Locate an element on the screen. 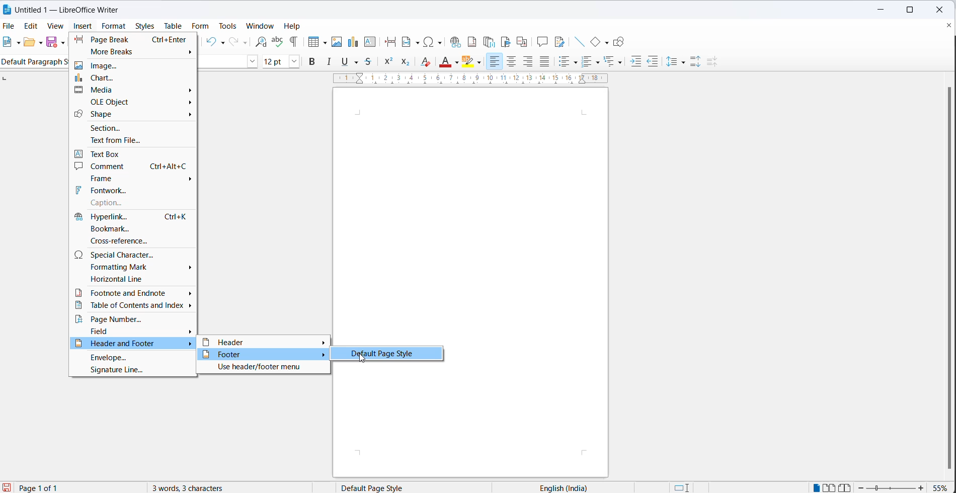 This screenshot has width=956, height=493. toggle formatting marks is located at coordinates (292, 42).